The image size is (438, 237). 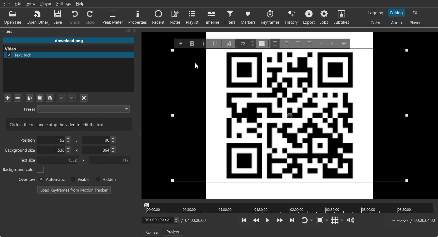 I want to click on Text Size, so click(x=245, y=44).